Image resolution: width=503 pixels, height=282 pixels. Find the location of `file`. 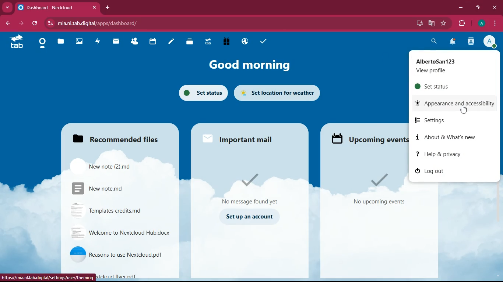

file is located at coordinates (106, 165).